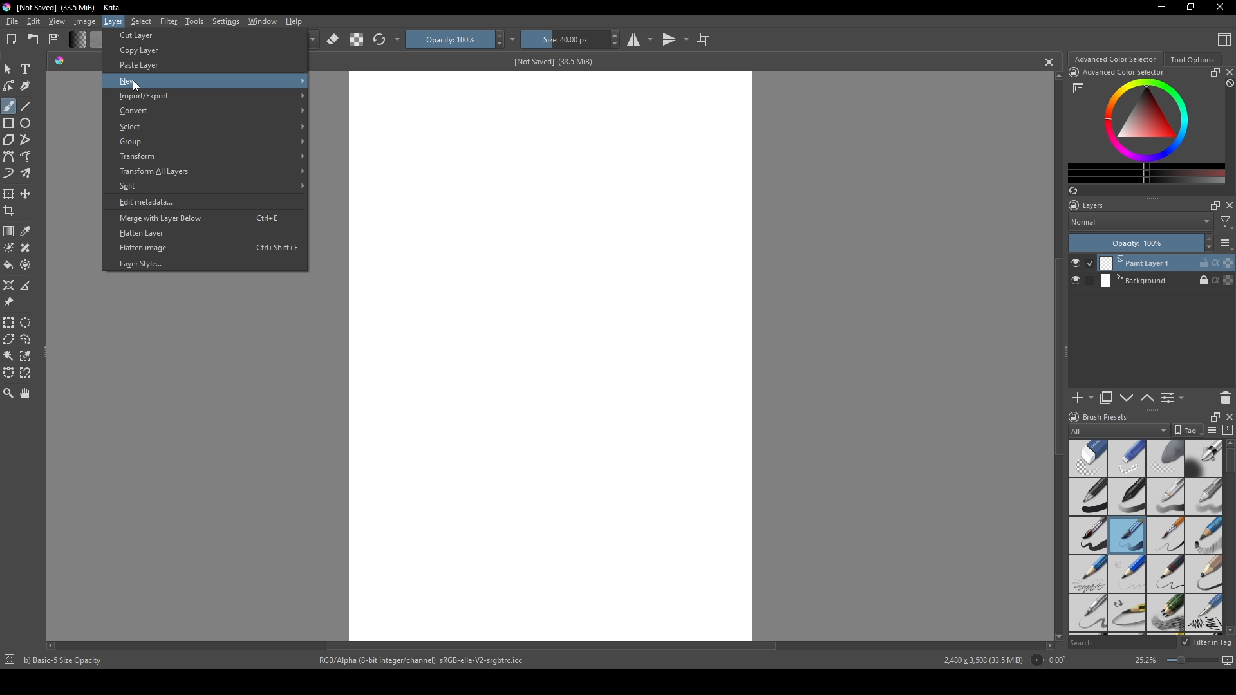 Image resolution: width=1236 pixels, height=695 pixels. What do you see at coordinates (675, 40) in the screenshot?
I see `transitions` at bounding box center [675, 40].